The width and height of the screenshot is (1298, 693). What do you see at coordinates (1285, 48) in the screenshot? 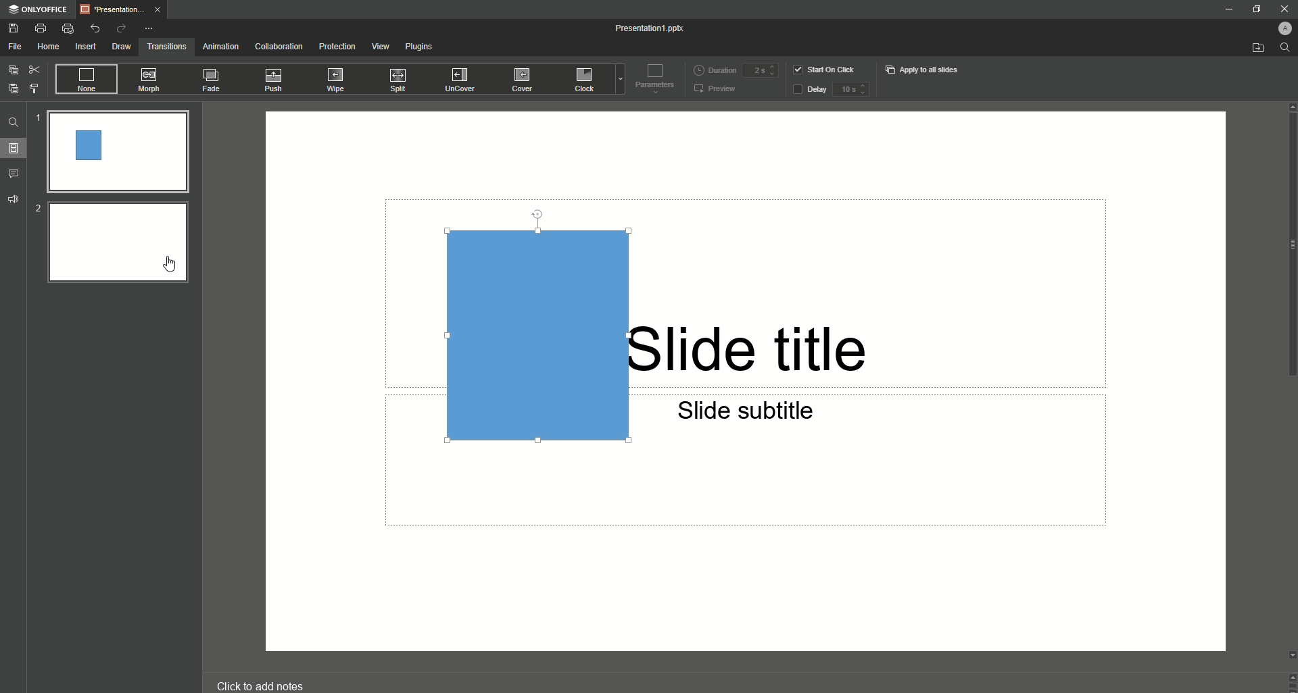
I see `Find` at bounding box center [1285, 48].